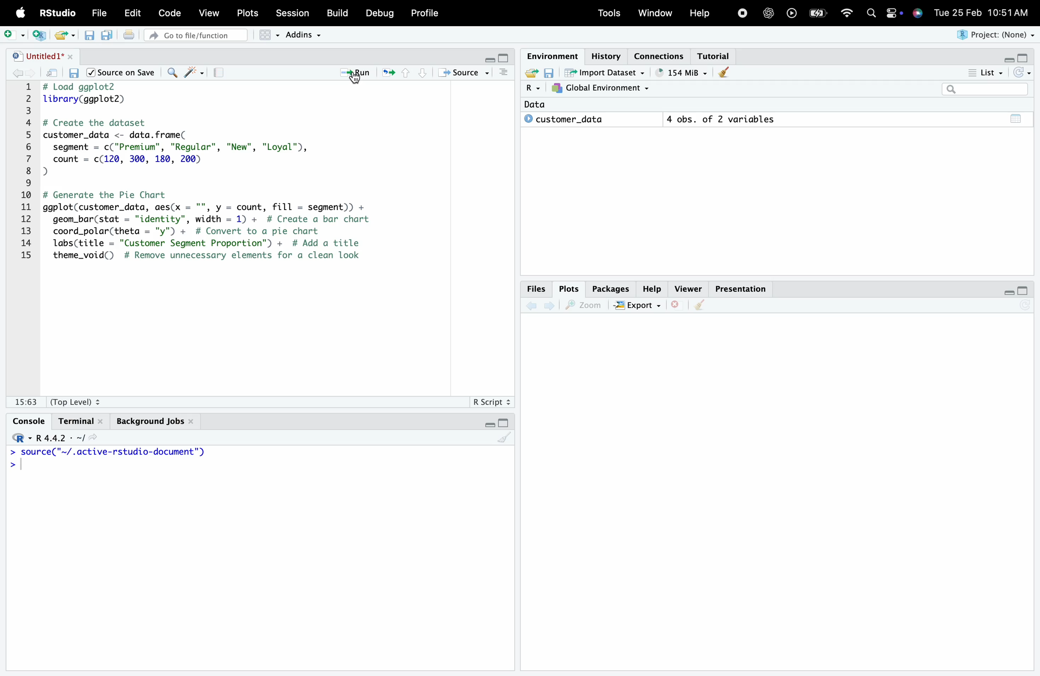 The height and width of the screenshot is (676, 1040). Describe the element at coordinates (429, 12) in the screenshot. I see `Profile` at that location.